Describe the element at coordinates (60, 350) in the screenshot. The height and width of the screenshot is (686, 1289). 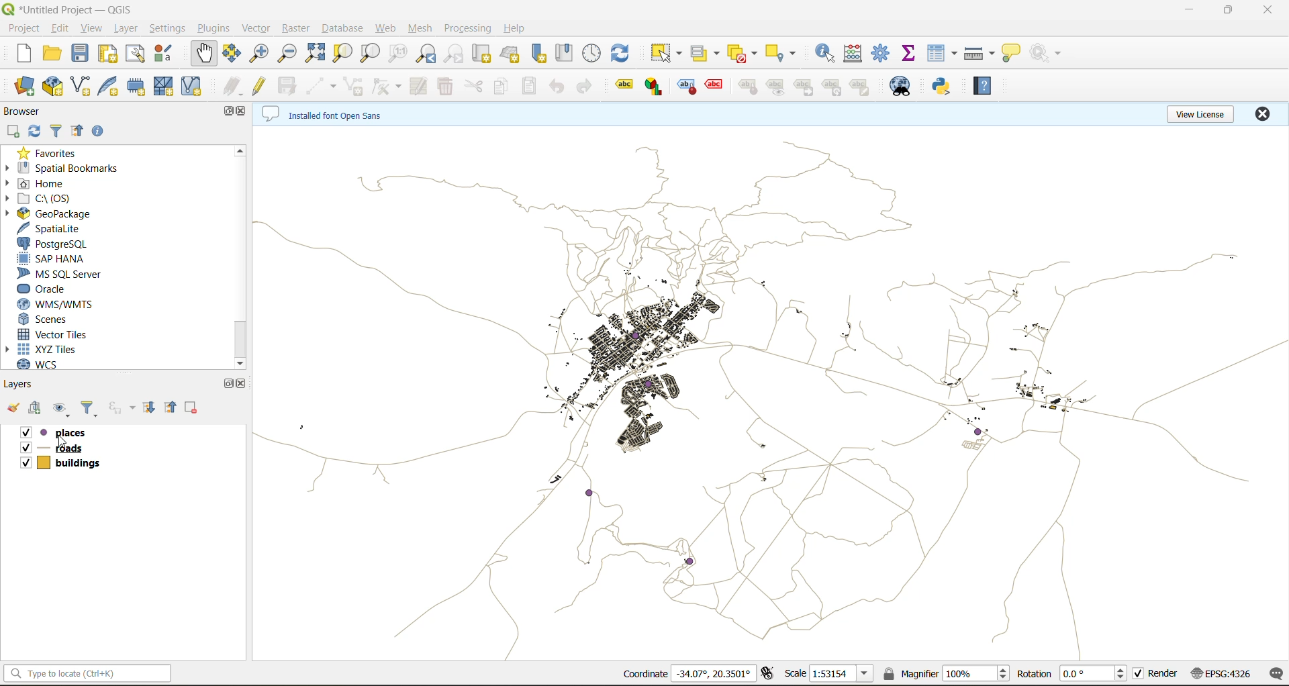
I see `xyz tiles` at that location.